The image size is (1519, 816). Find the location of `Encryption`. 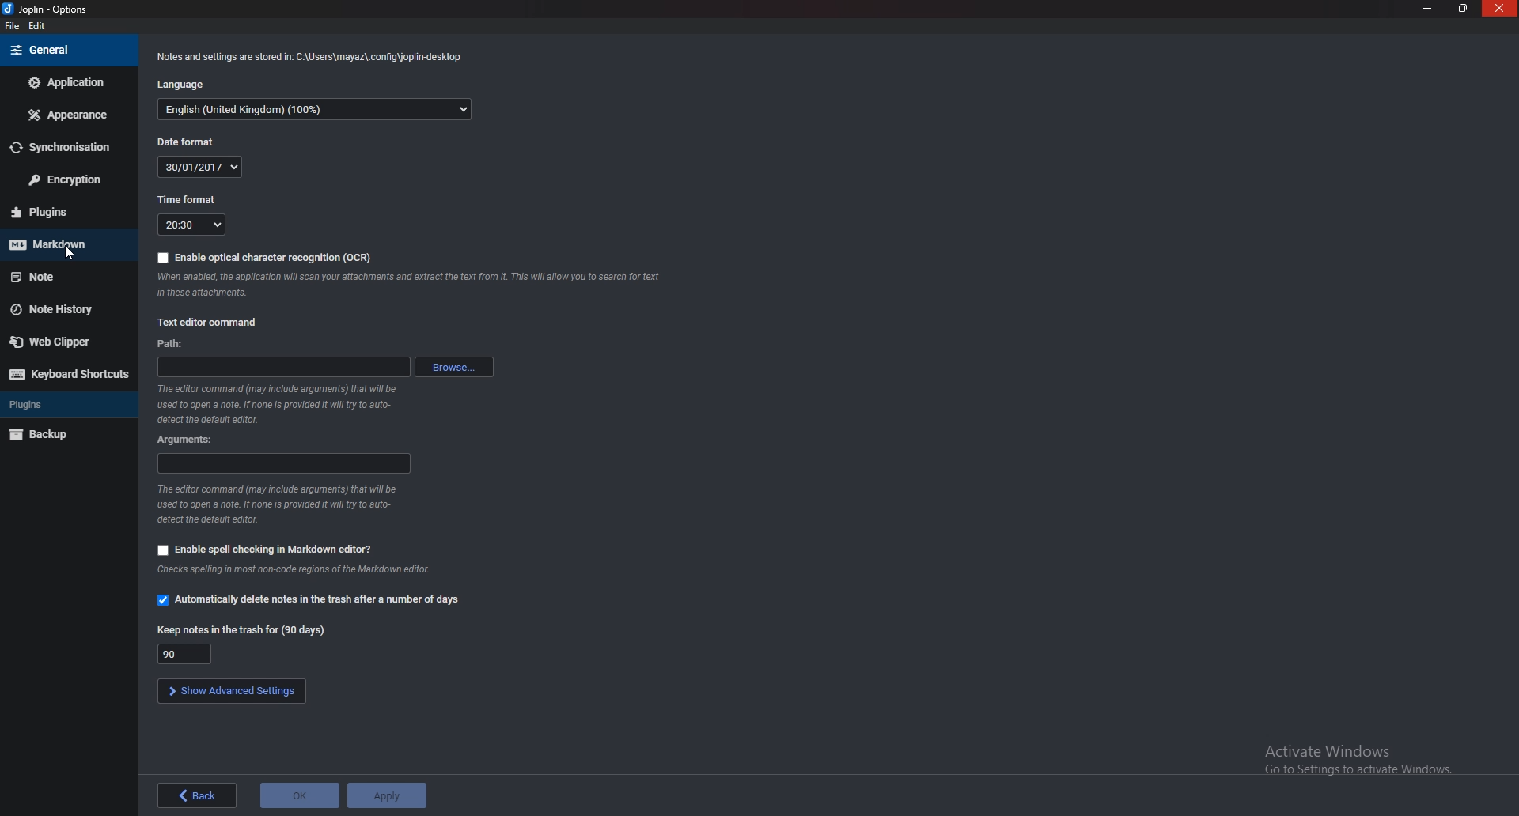

Encryption is located at coordinates (63, 181).